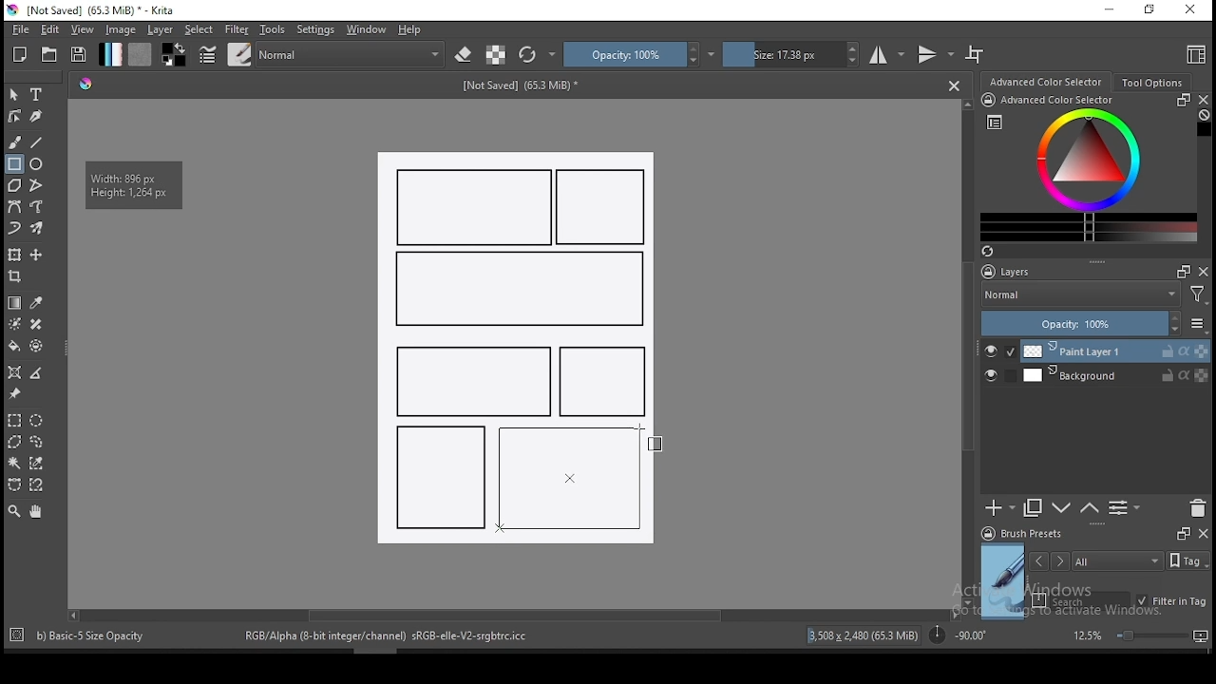 The height and width of the screenshot is (684, 1216). What do you see at coordinates (1171, 602) in the screenshot?
I see `filter in tag` at bounding box center [1171, 602].